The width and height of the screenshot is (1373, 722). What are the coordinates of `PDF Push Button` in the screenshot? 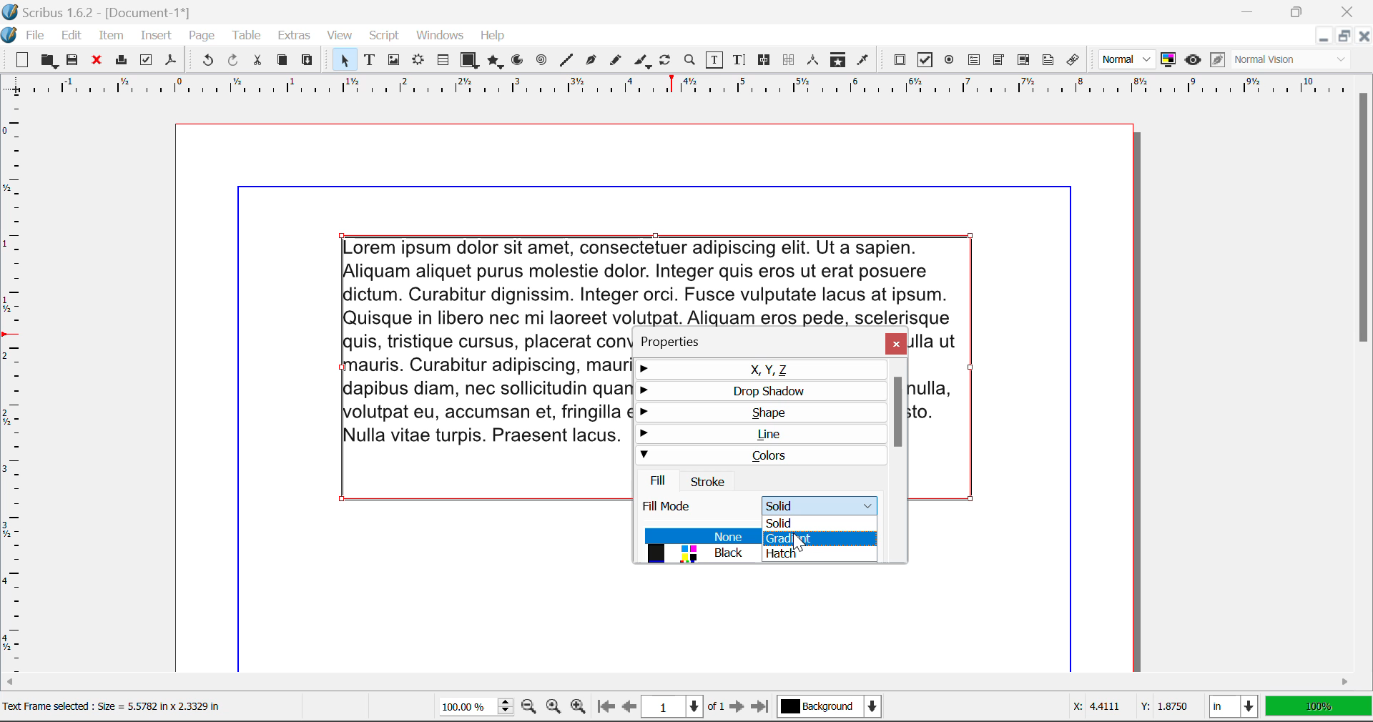 It's located at (900, 59).